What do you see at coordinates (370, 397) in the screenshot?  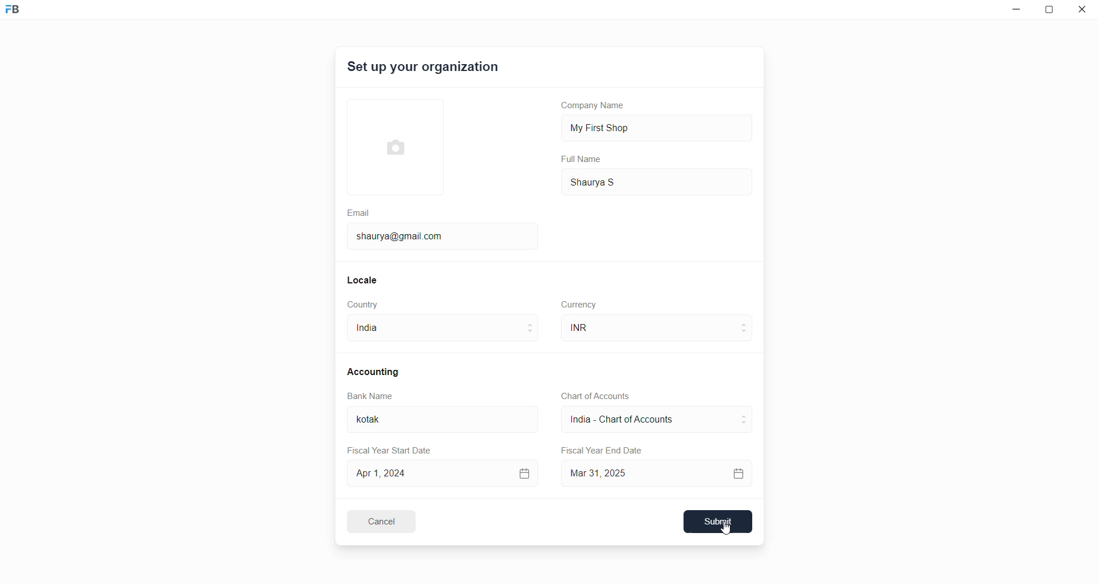 I see `Bank Name` at bounding box center [370, 397].